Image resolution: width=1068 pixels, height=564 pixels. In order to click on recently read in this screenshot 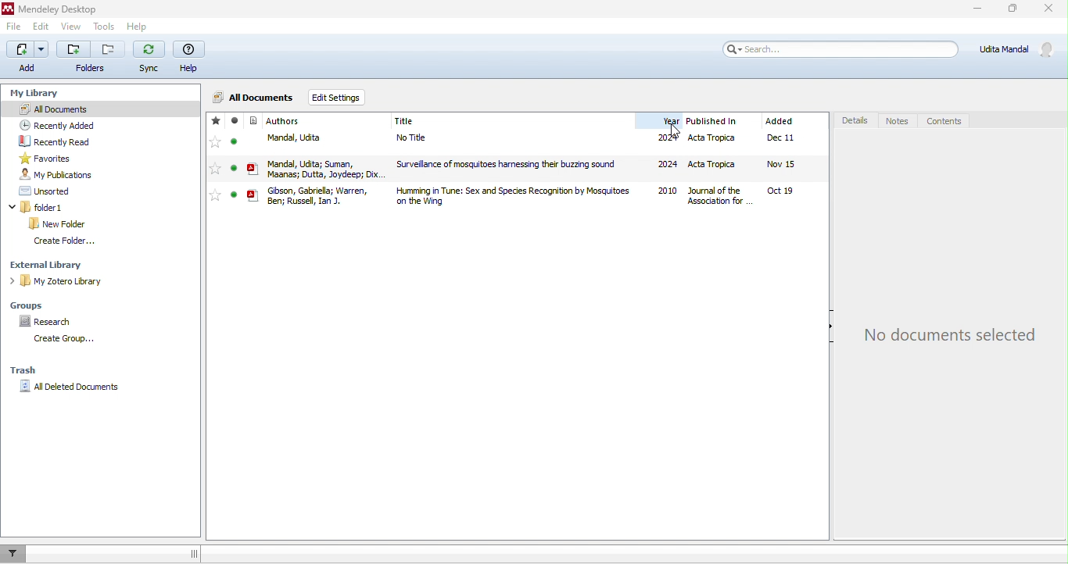, I will do `click(48, 141)`.